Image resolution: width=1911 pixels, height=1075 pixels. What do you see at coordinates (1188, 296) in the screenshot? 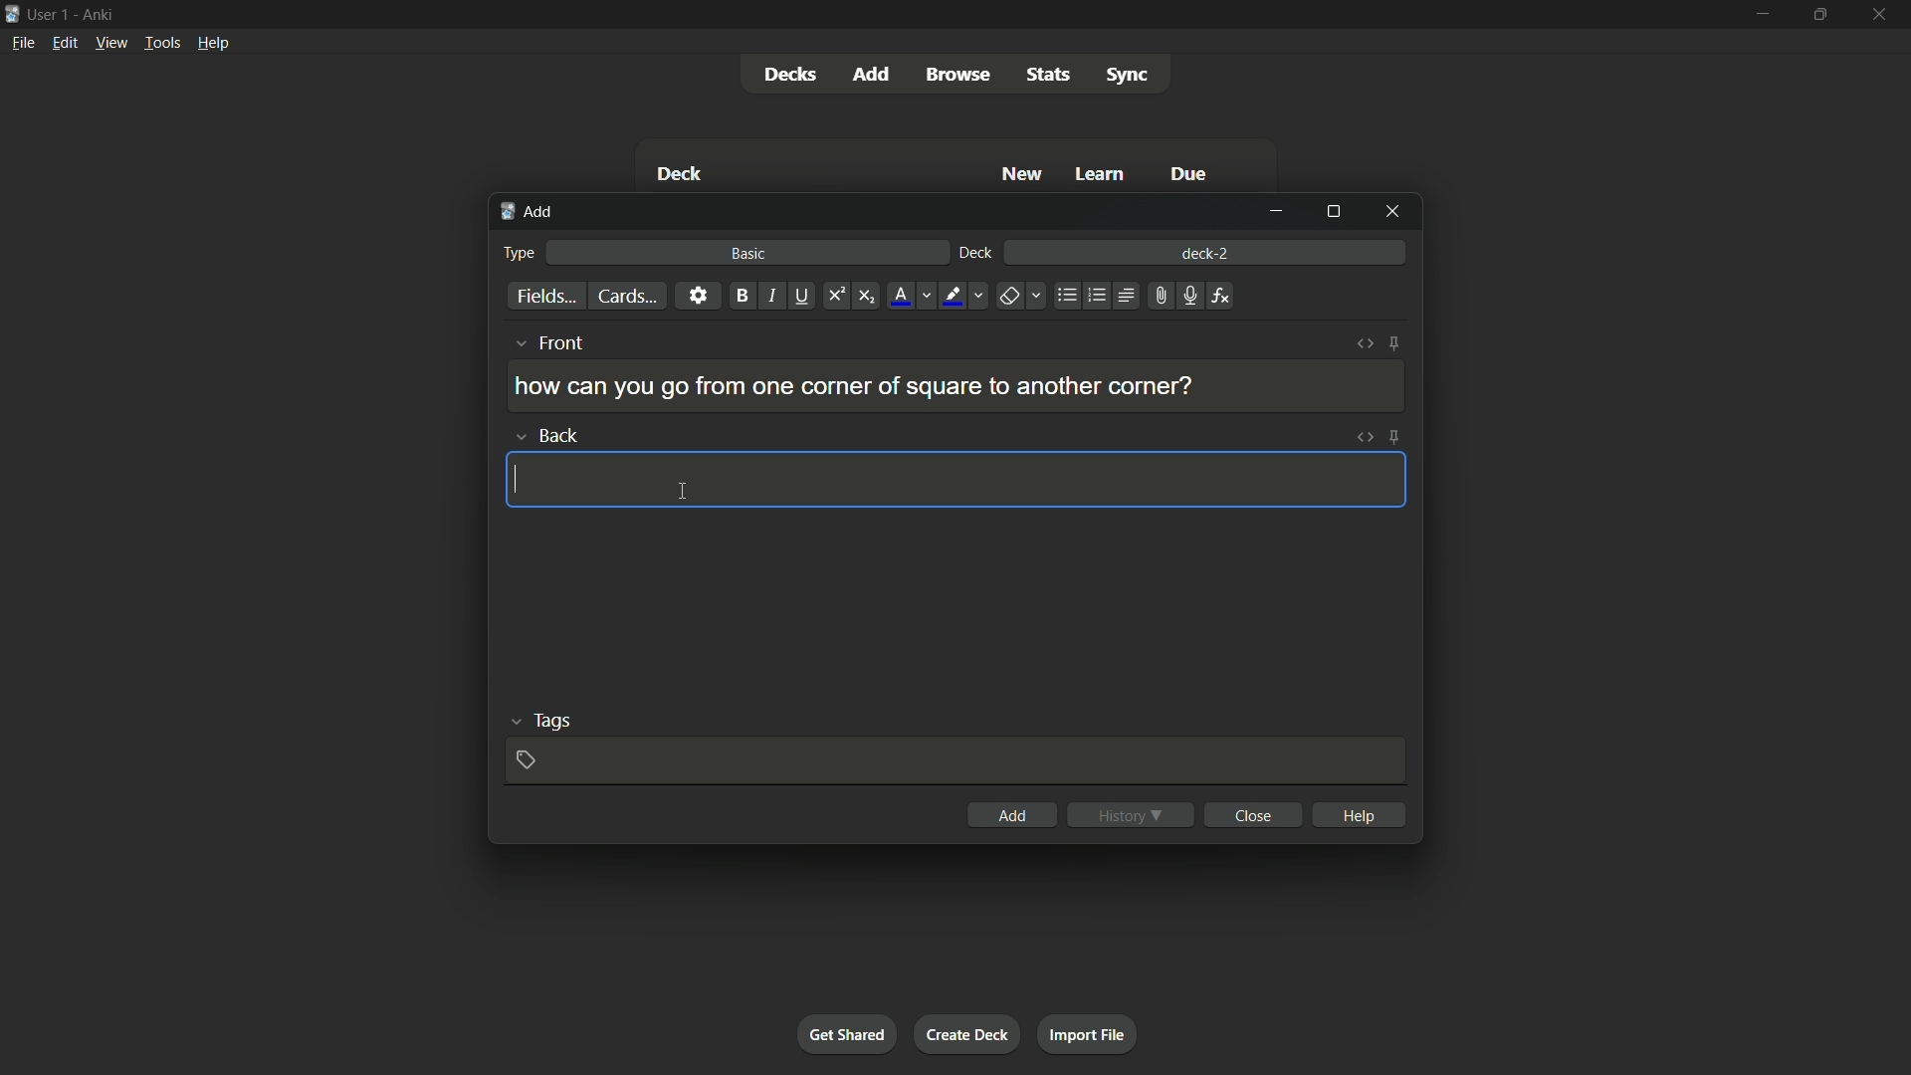
I see `record audio` at bounding box center [1188, 296].